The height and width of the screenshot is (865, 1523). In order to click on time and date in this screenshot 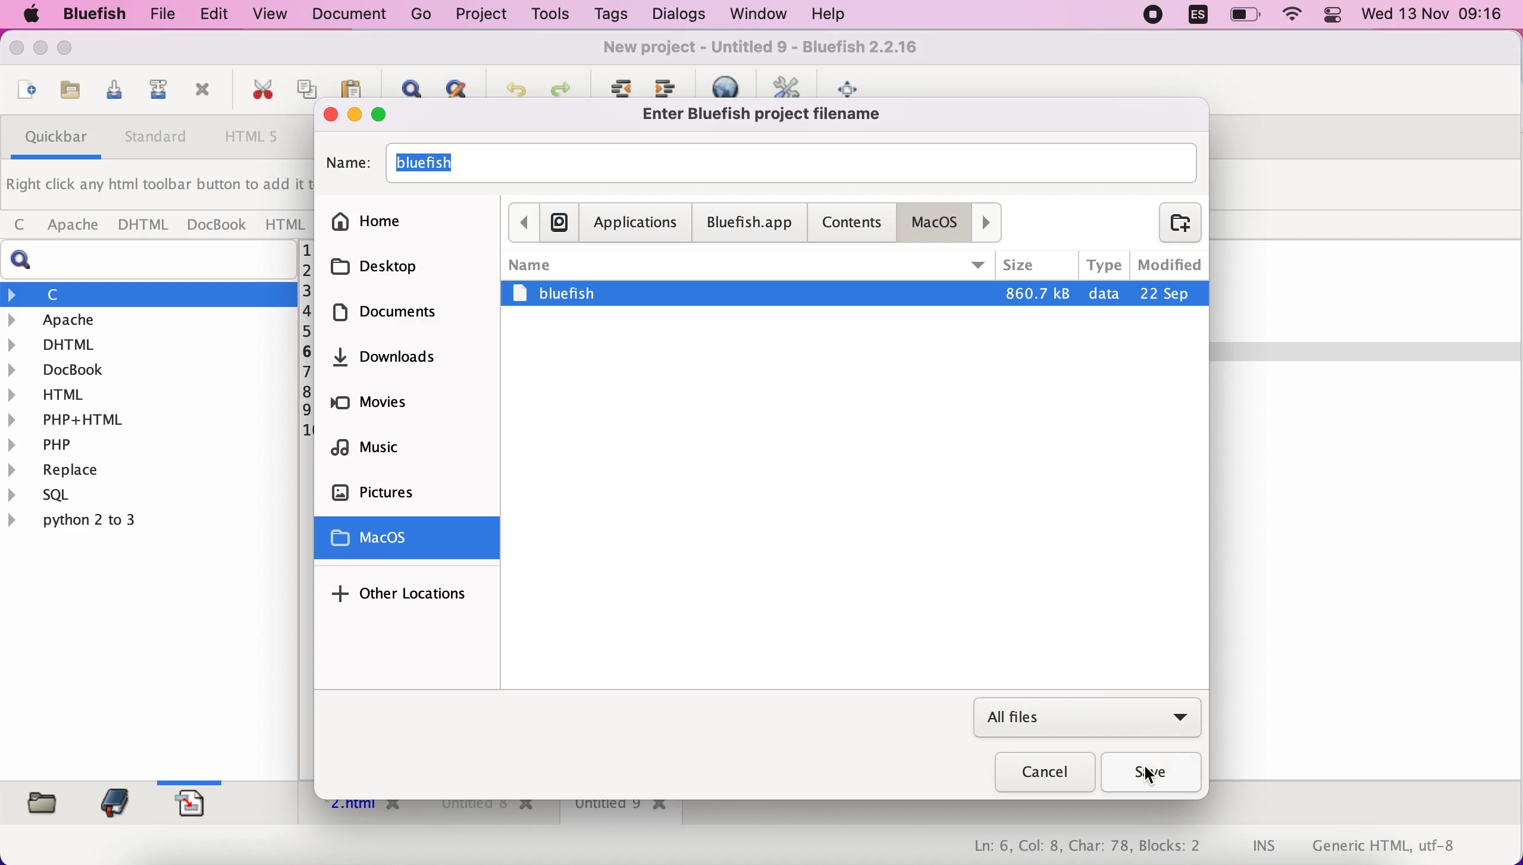, I will do `click(1434, 15)`.